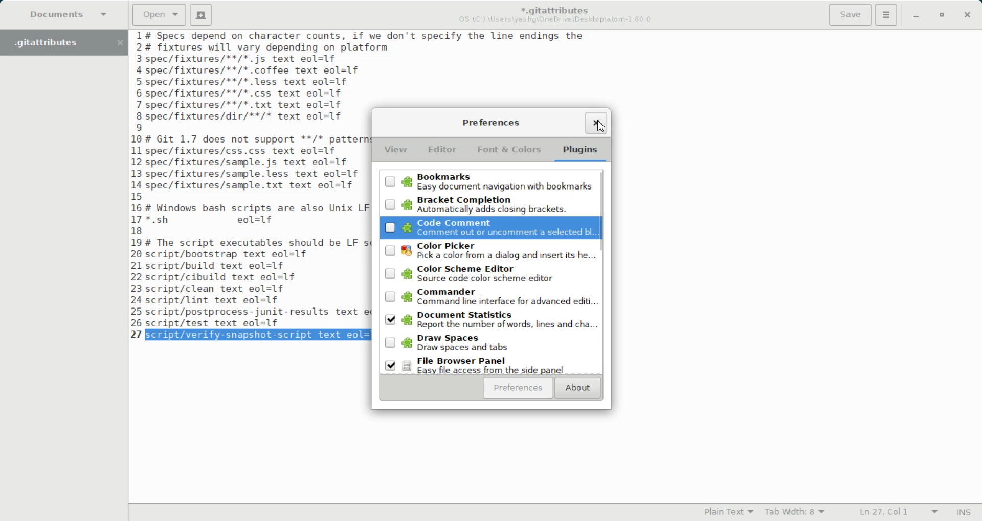  I want to click on Commander: Command line interface for advanced edit.., so click(486, 298).